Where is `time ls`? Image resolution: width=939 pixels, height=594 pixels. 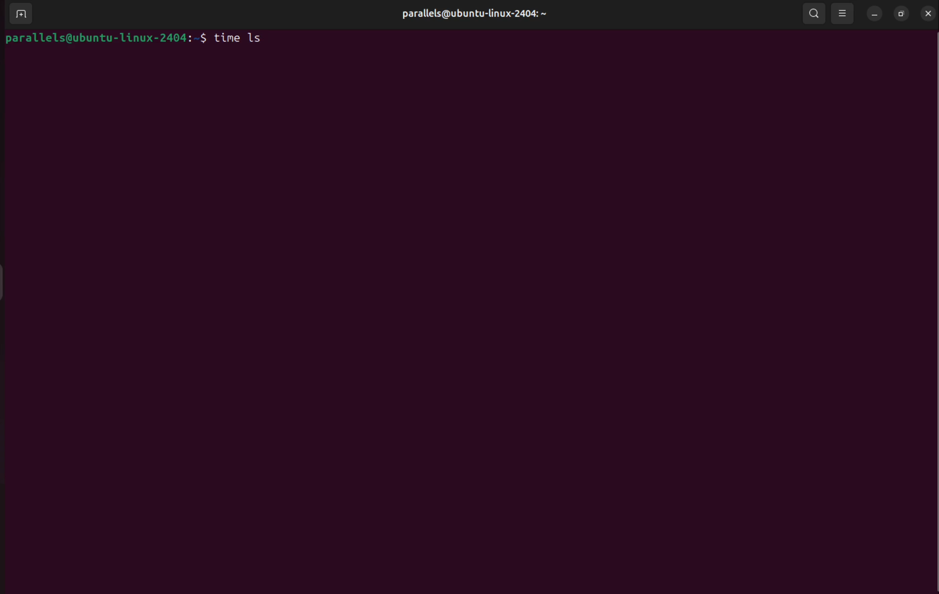 time ls is located at coordinates (241, 35).